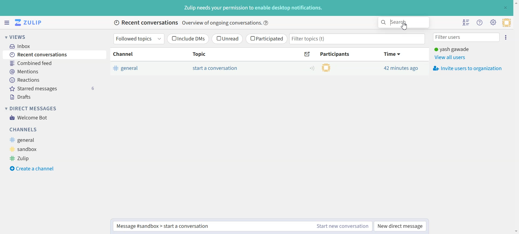  Describe the element at coordinates (29, 158) in the screenshot. I see `Zulip` at that location.